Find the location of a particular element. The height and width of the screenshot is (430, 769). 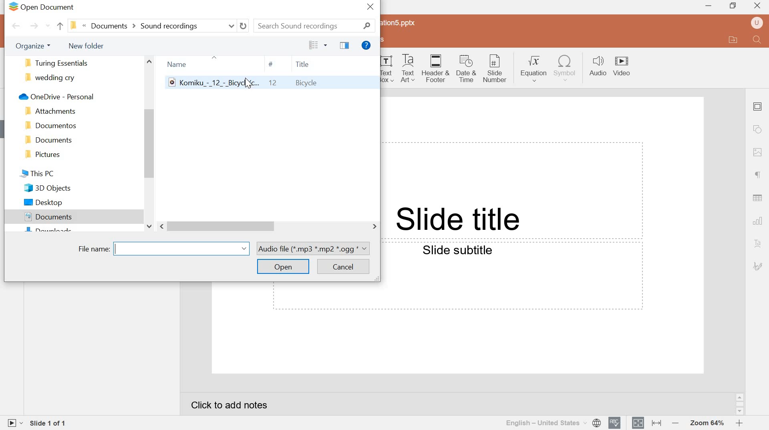

get help is located at coordinates (366, 45).